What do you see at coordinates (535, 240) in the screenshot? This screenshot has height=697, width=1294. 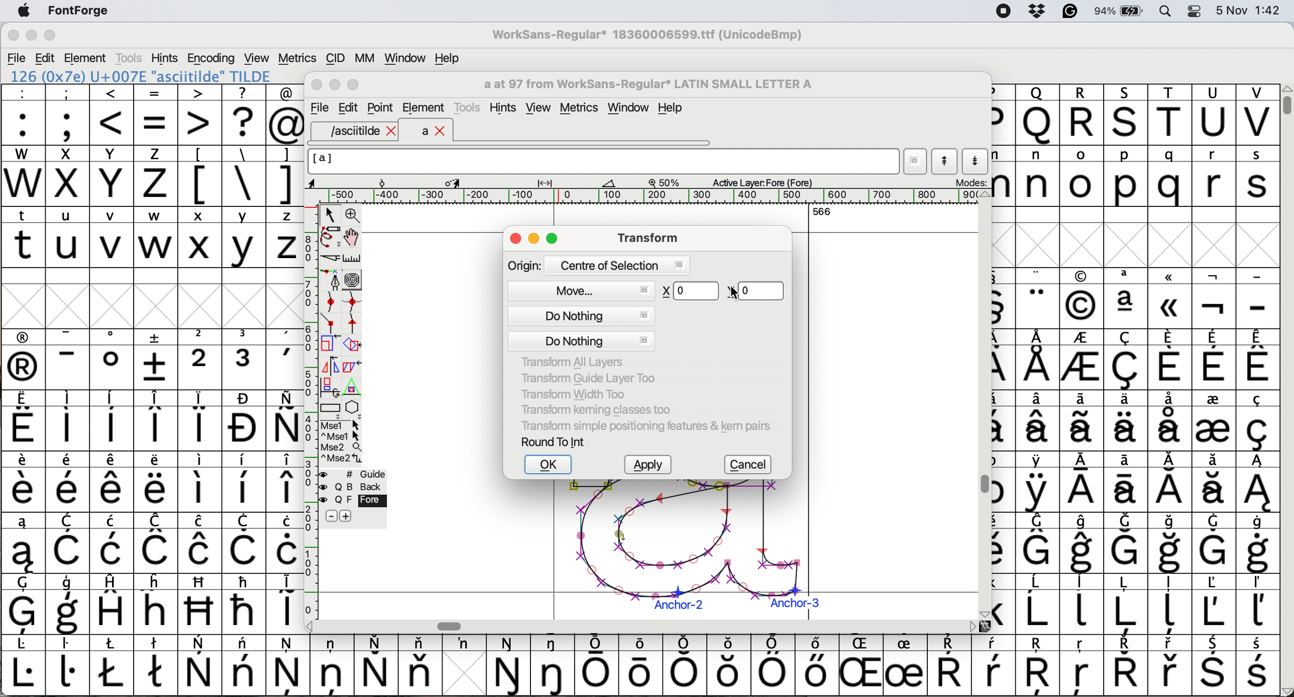 I see `minimise` at bounding box center [535, 240].